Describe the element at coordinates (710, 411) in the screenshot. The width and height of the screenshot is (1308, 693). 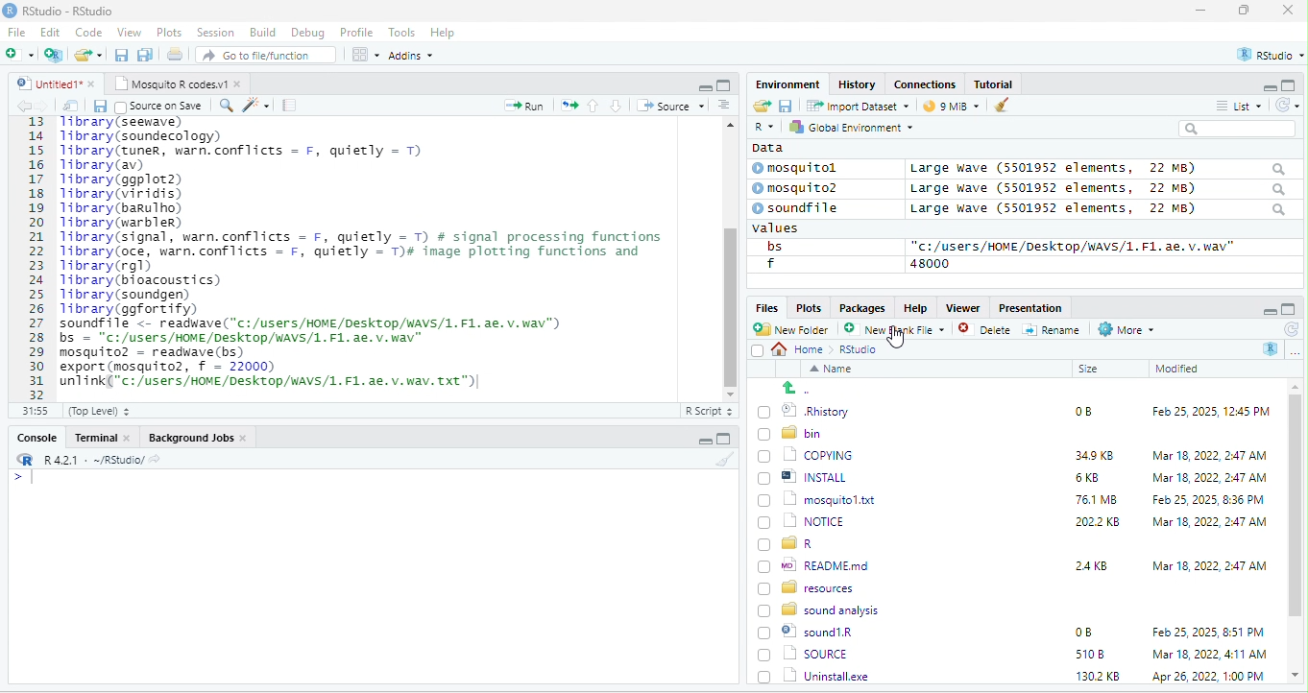
I see `R Script 5` at that location.